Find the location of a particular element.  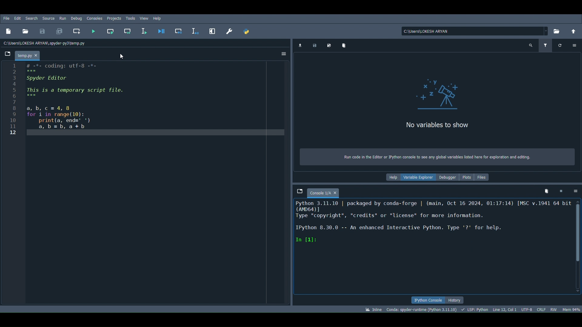

Visual element is located at coordinates (443, 92).